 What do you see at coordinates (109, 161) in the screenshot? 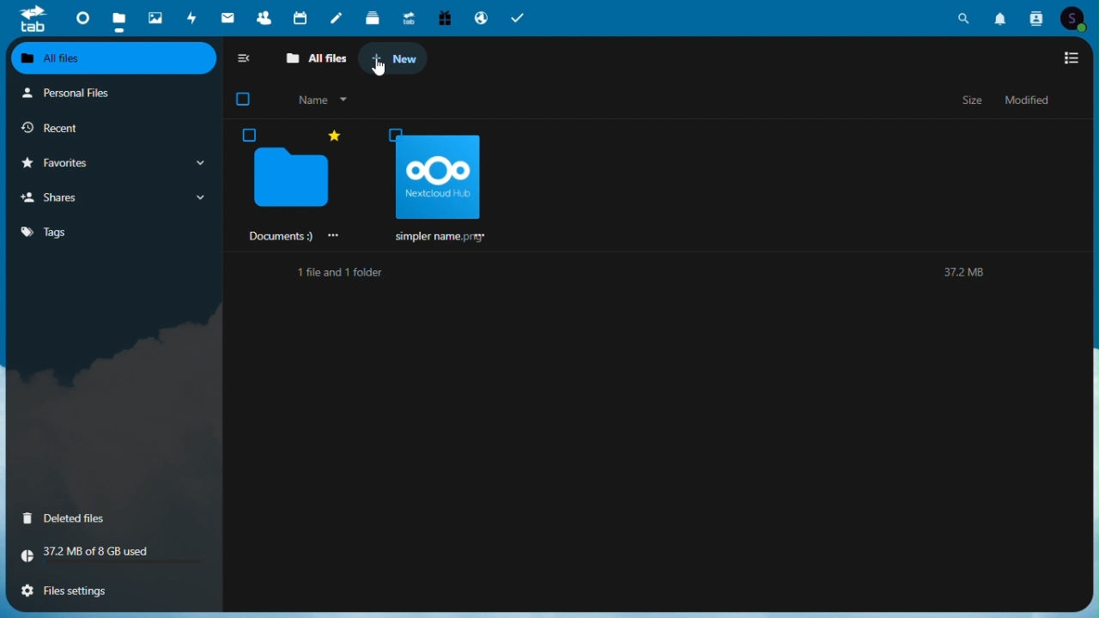
I see `Favourite` at bounding box center [109, 161].